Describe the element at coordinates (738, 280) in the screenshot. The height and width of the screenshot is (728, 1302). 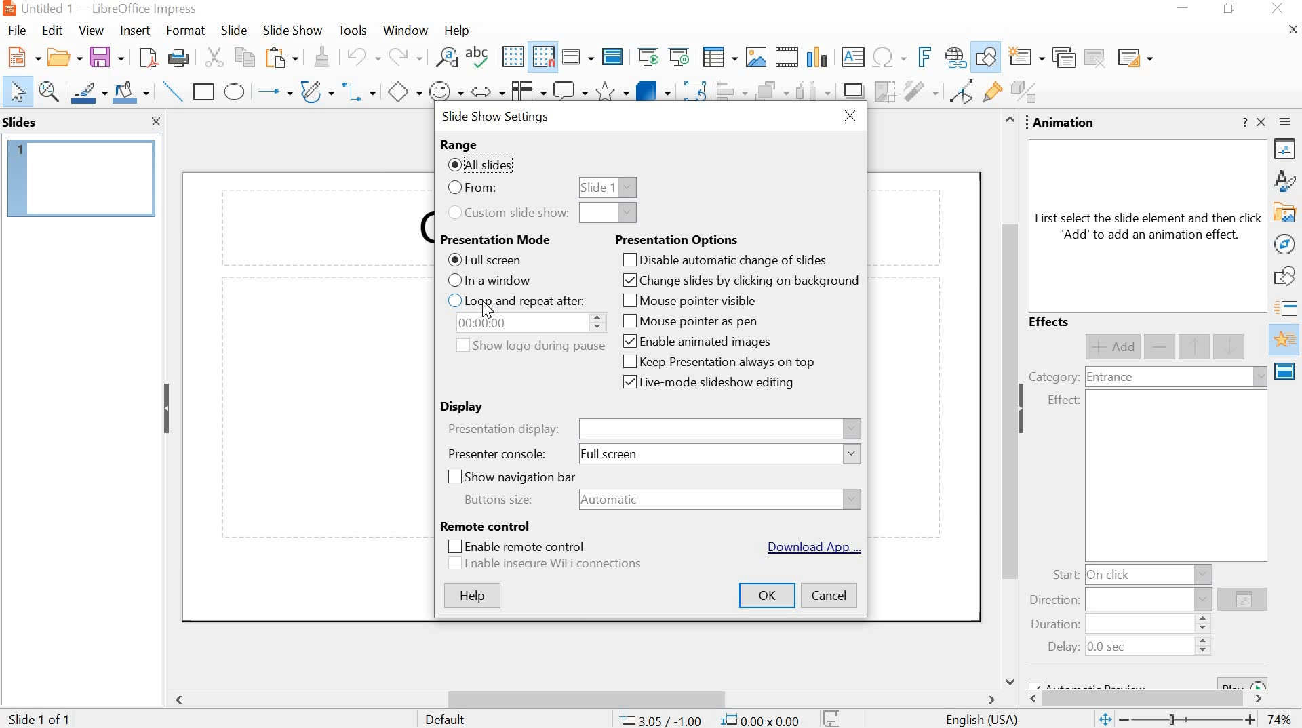
I see `change slides by clicking background` at that location.